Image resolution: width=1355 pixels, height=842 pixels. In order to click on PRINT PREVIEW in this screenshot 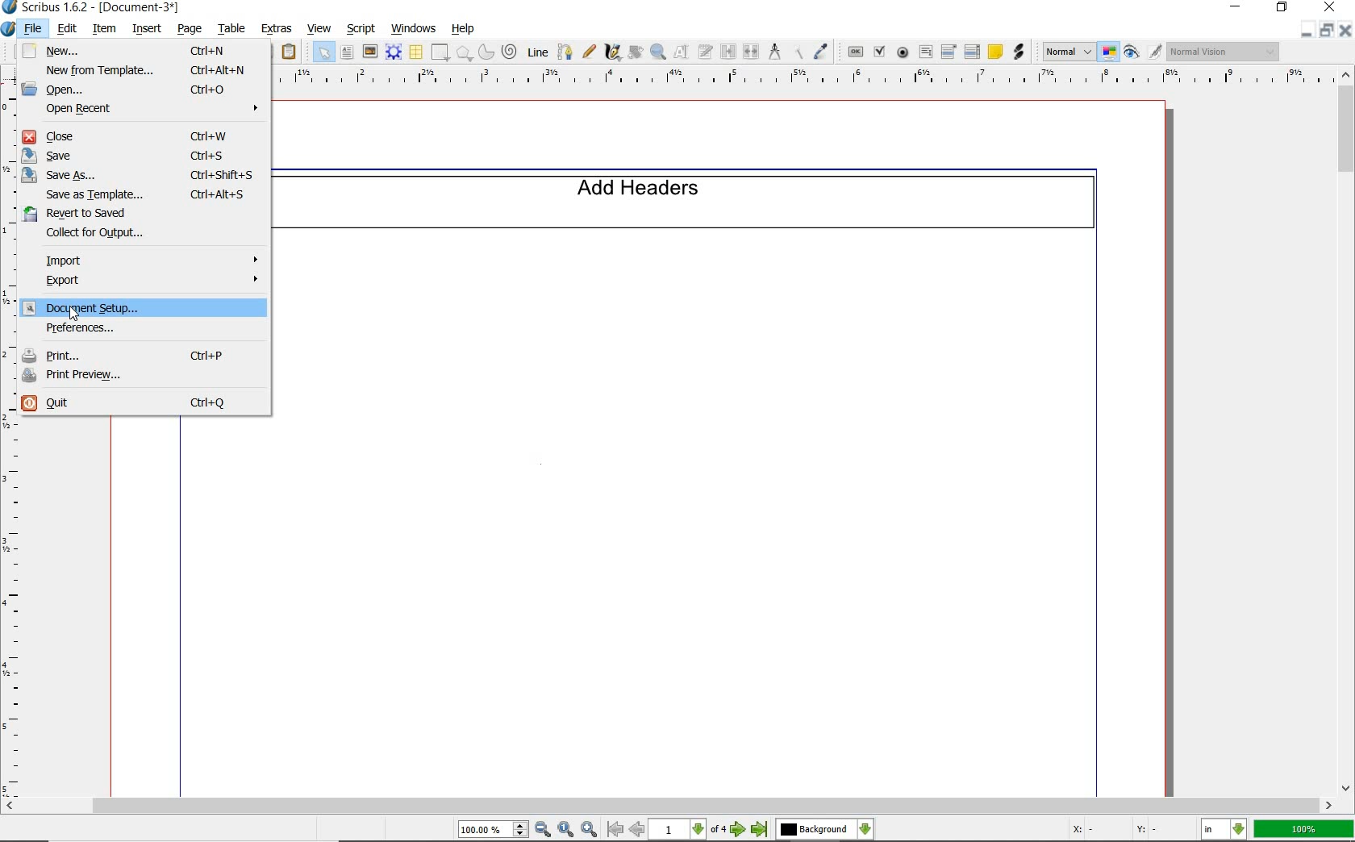, I will do `click(140, 377)`.